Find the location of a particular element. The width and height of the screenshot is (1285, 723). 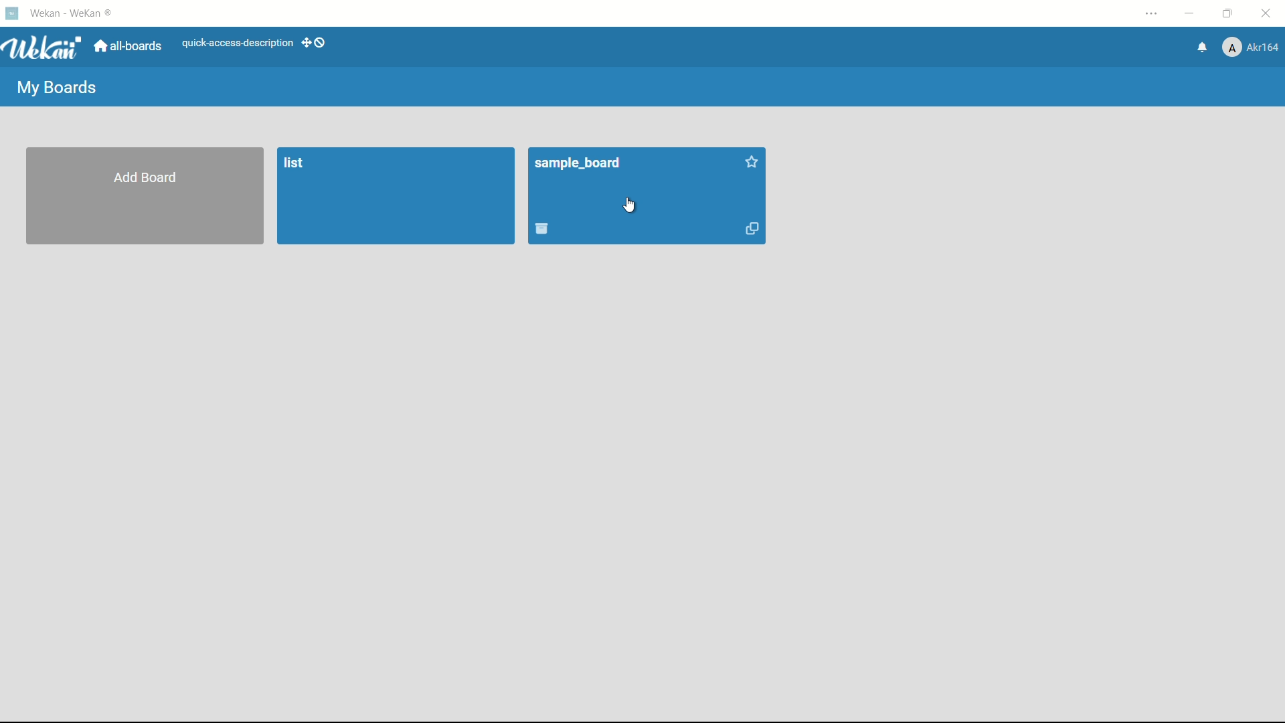

maximize is located at coordinates (1229, 14).